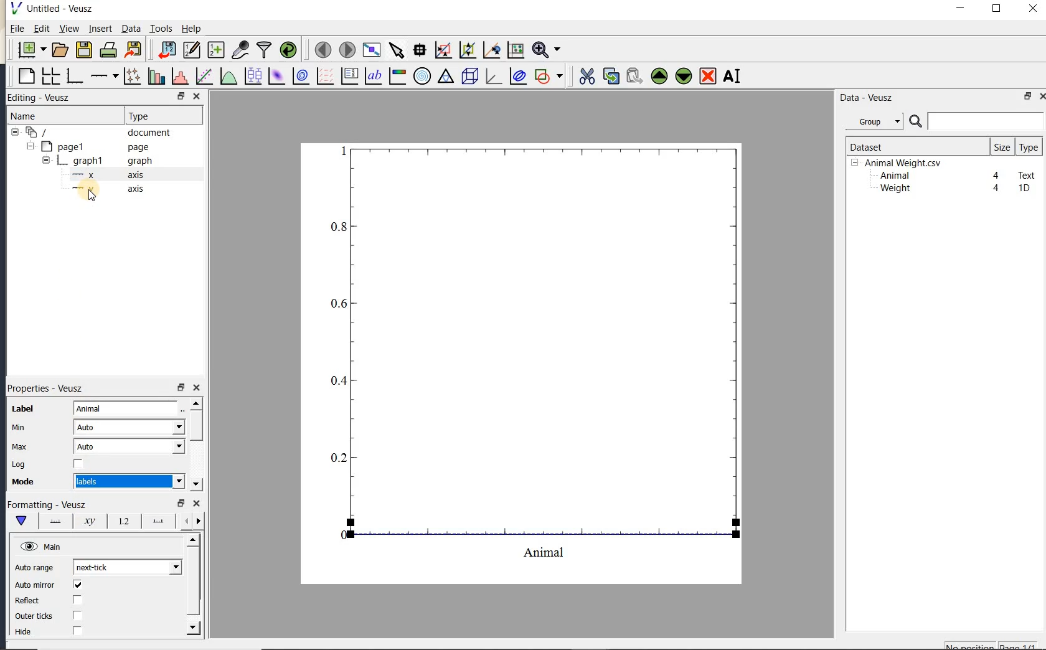 The image size is (1046, 650). I want to click on check/uncheck, so click(77, 630).